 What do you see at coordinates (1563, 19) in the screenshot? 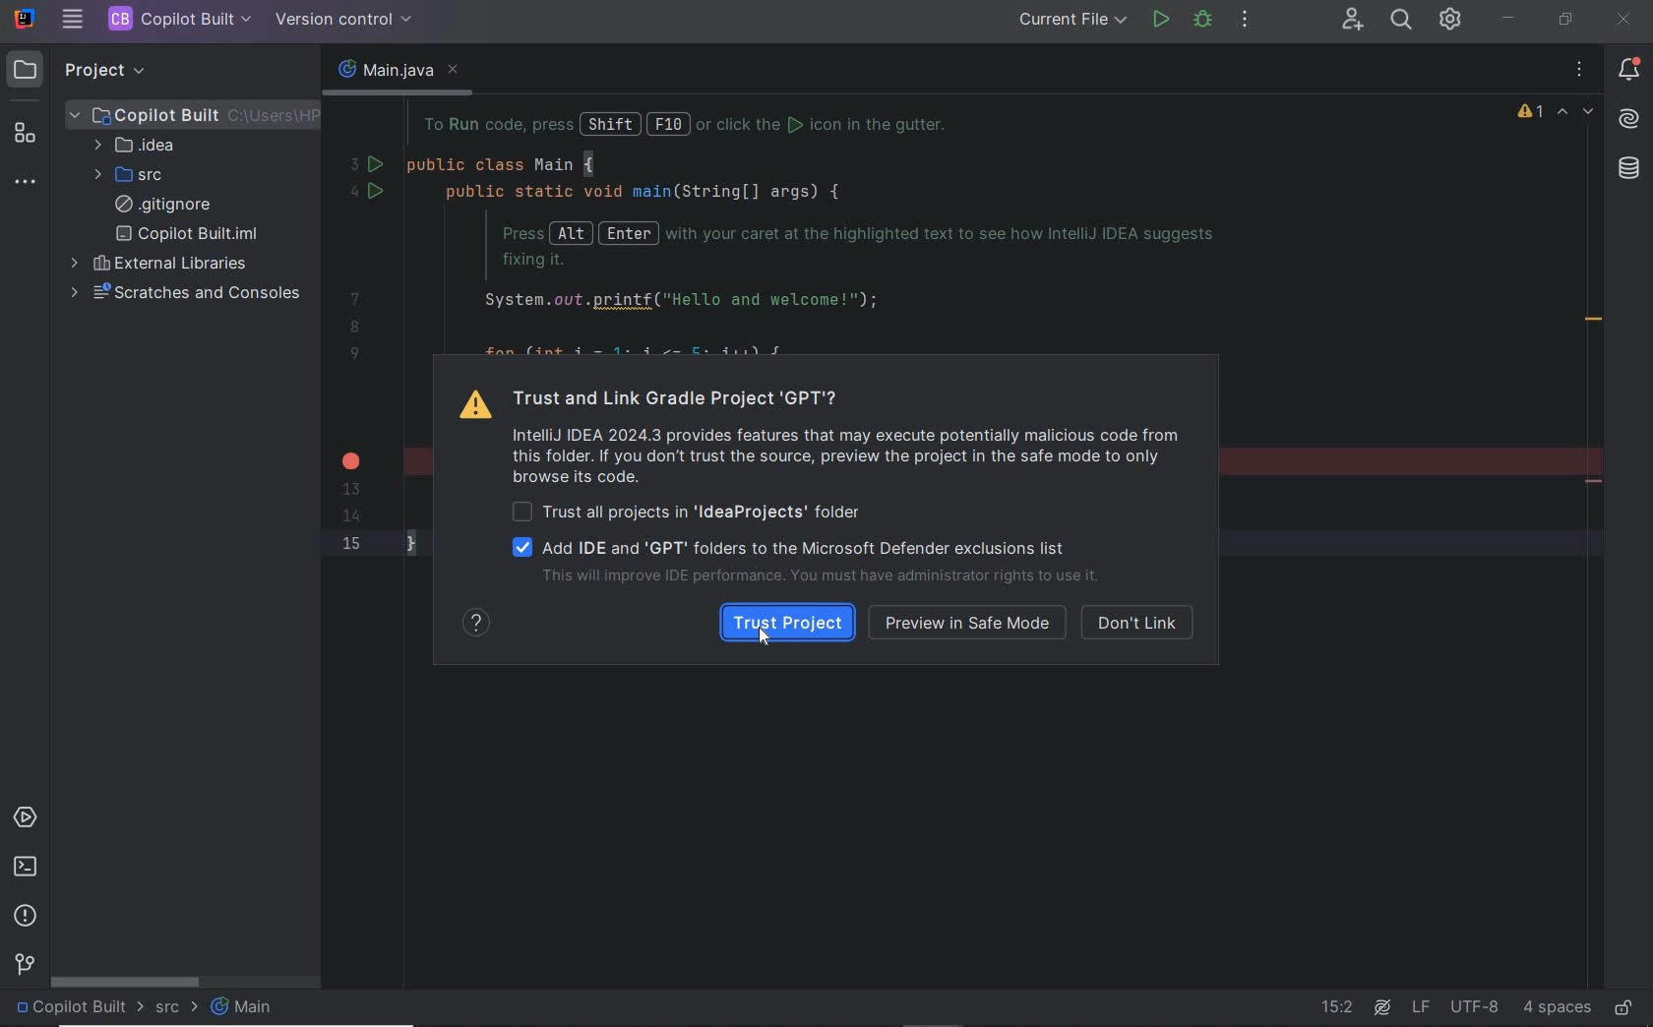
I see `restore down` at bounding box center [1563, 19].